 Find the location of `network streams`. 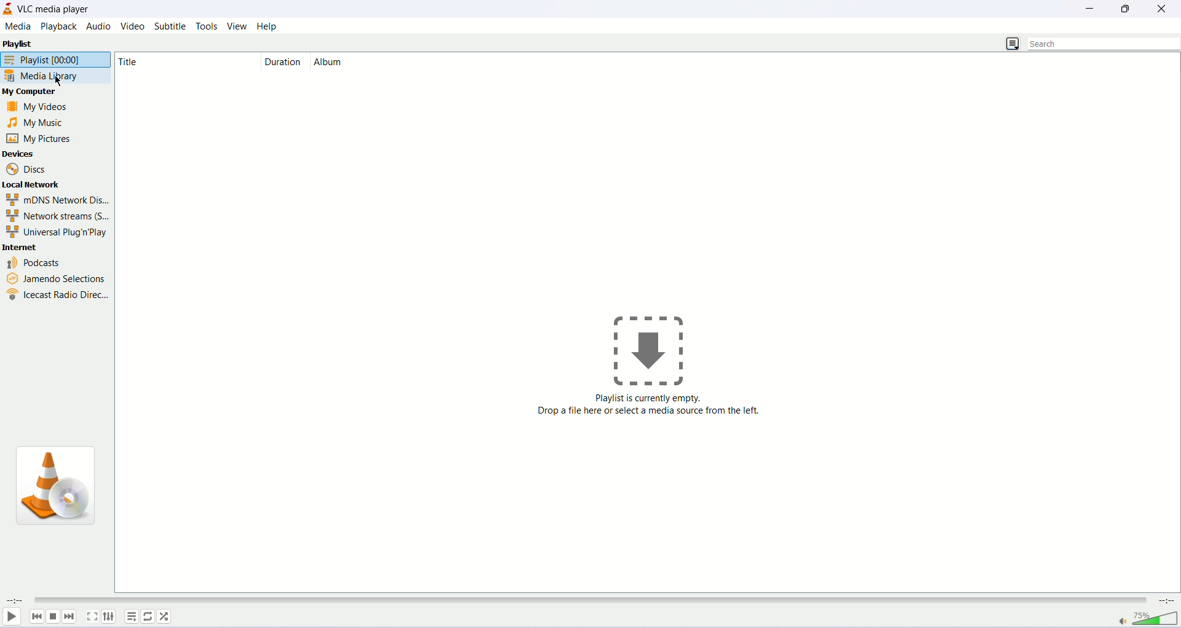

network streams is located at coordinates (57, 216).